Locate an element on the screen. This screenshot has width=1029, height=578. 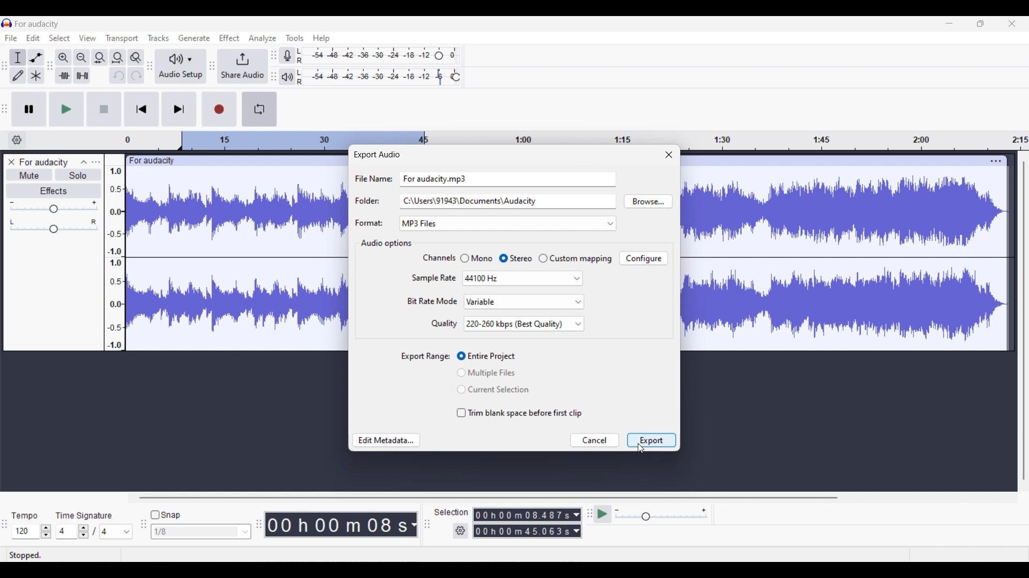
Configure is located at coordinates (643, 258).